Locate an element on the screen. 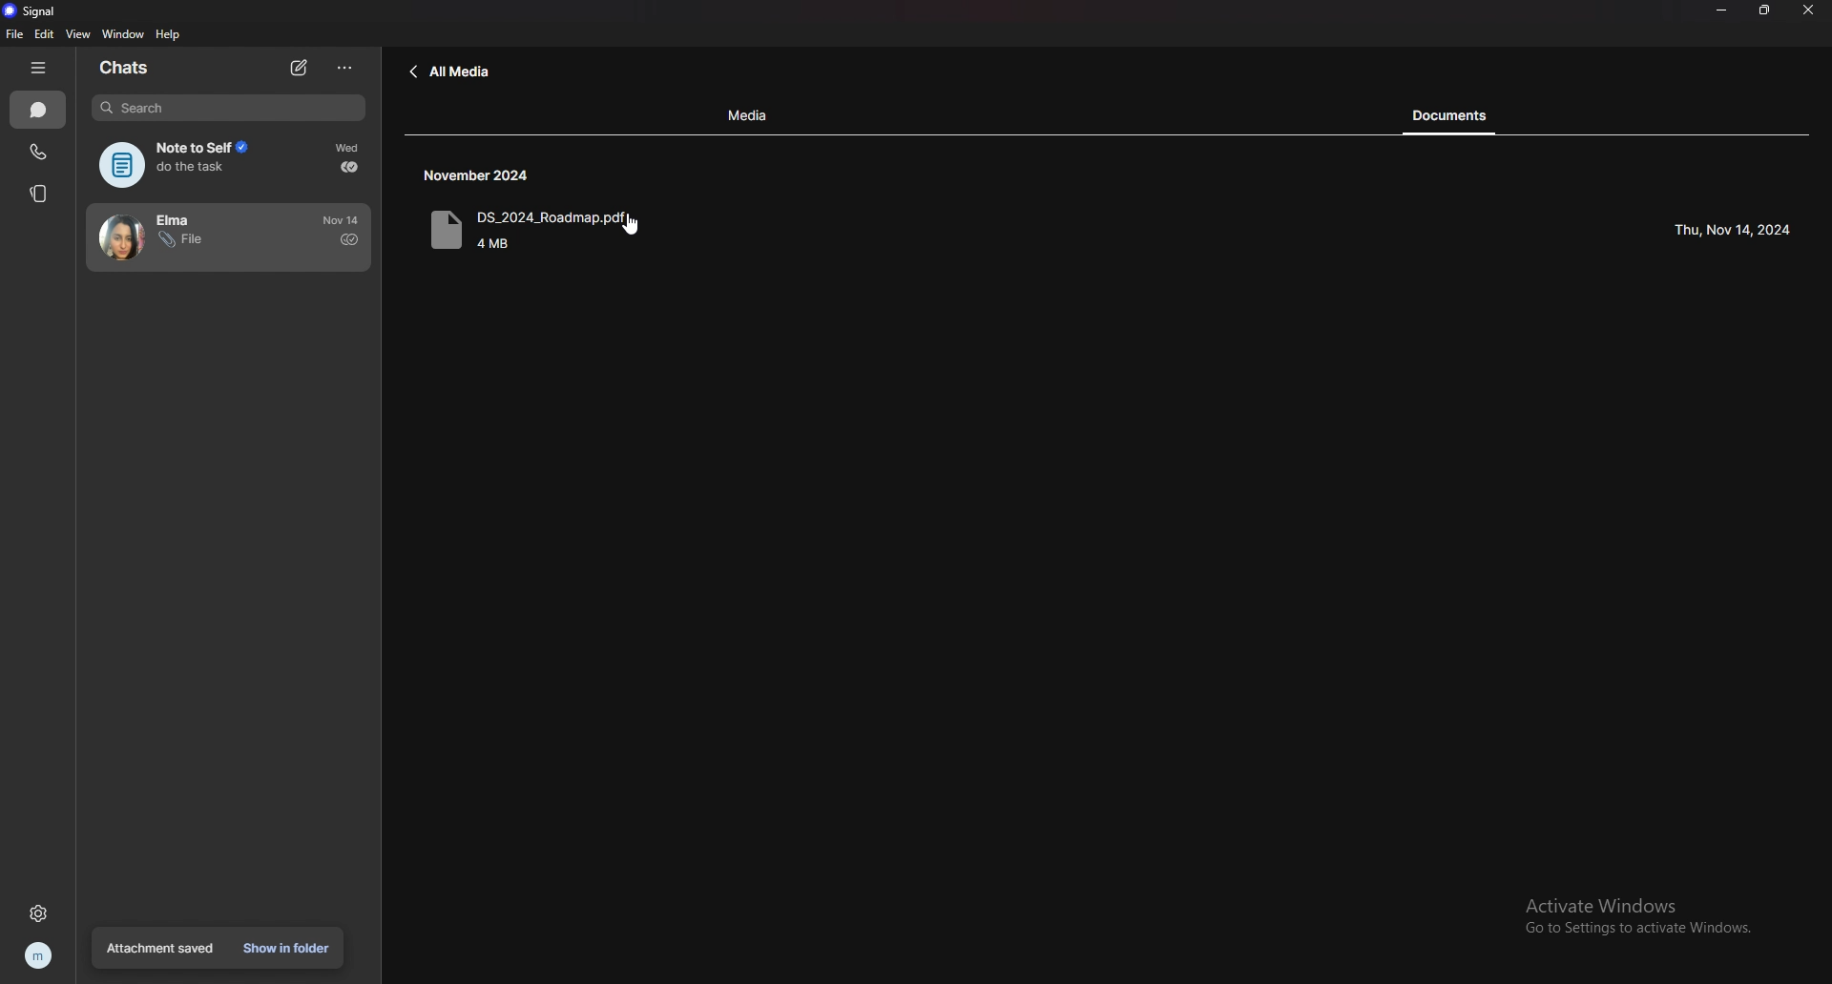  time is located at coordinates (1732, 231).